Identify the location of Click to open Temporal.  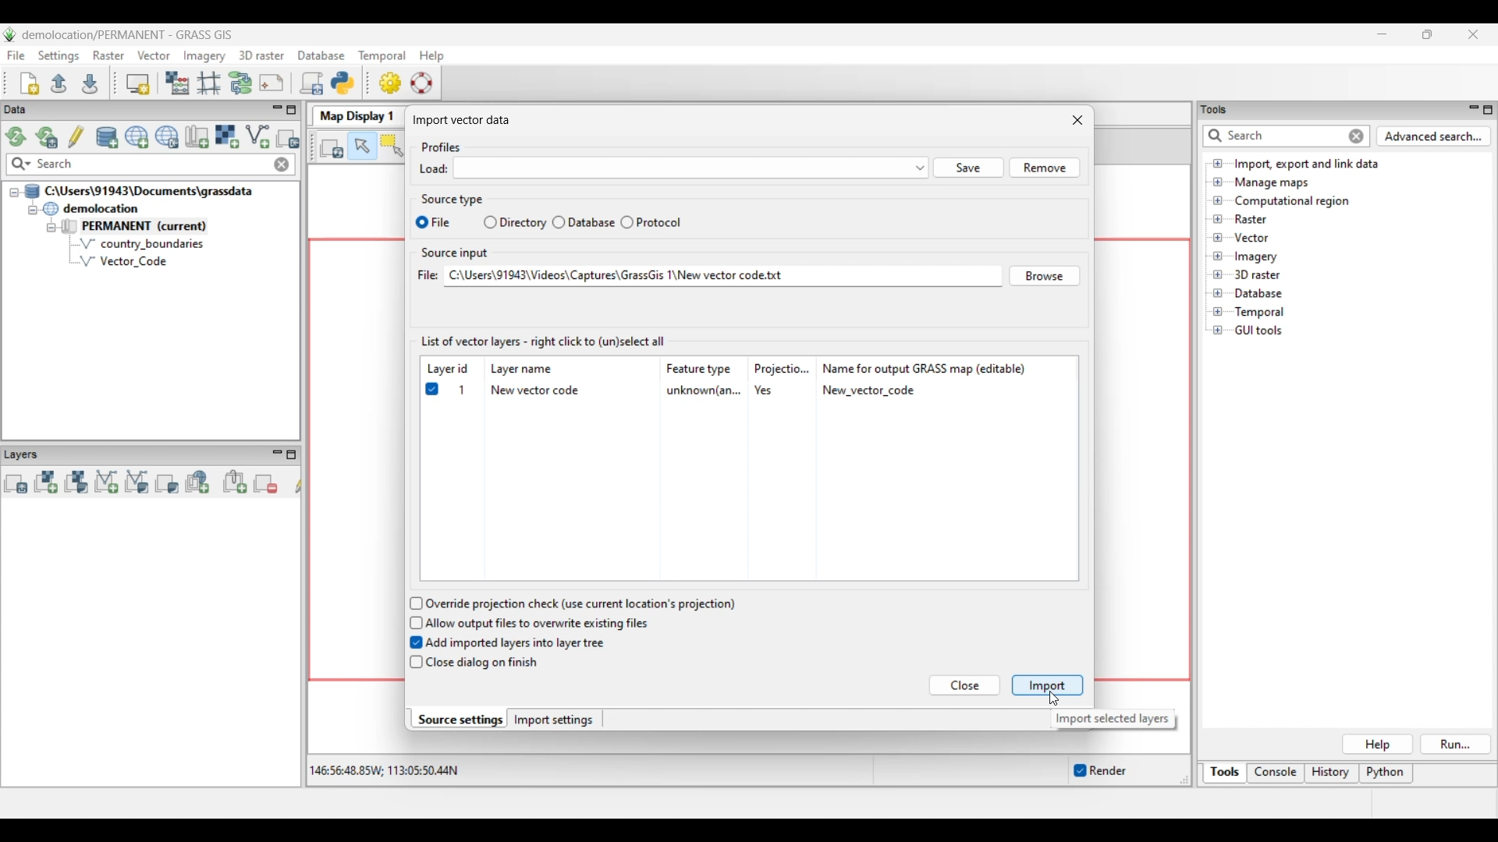
(1218, 312).